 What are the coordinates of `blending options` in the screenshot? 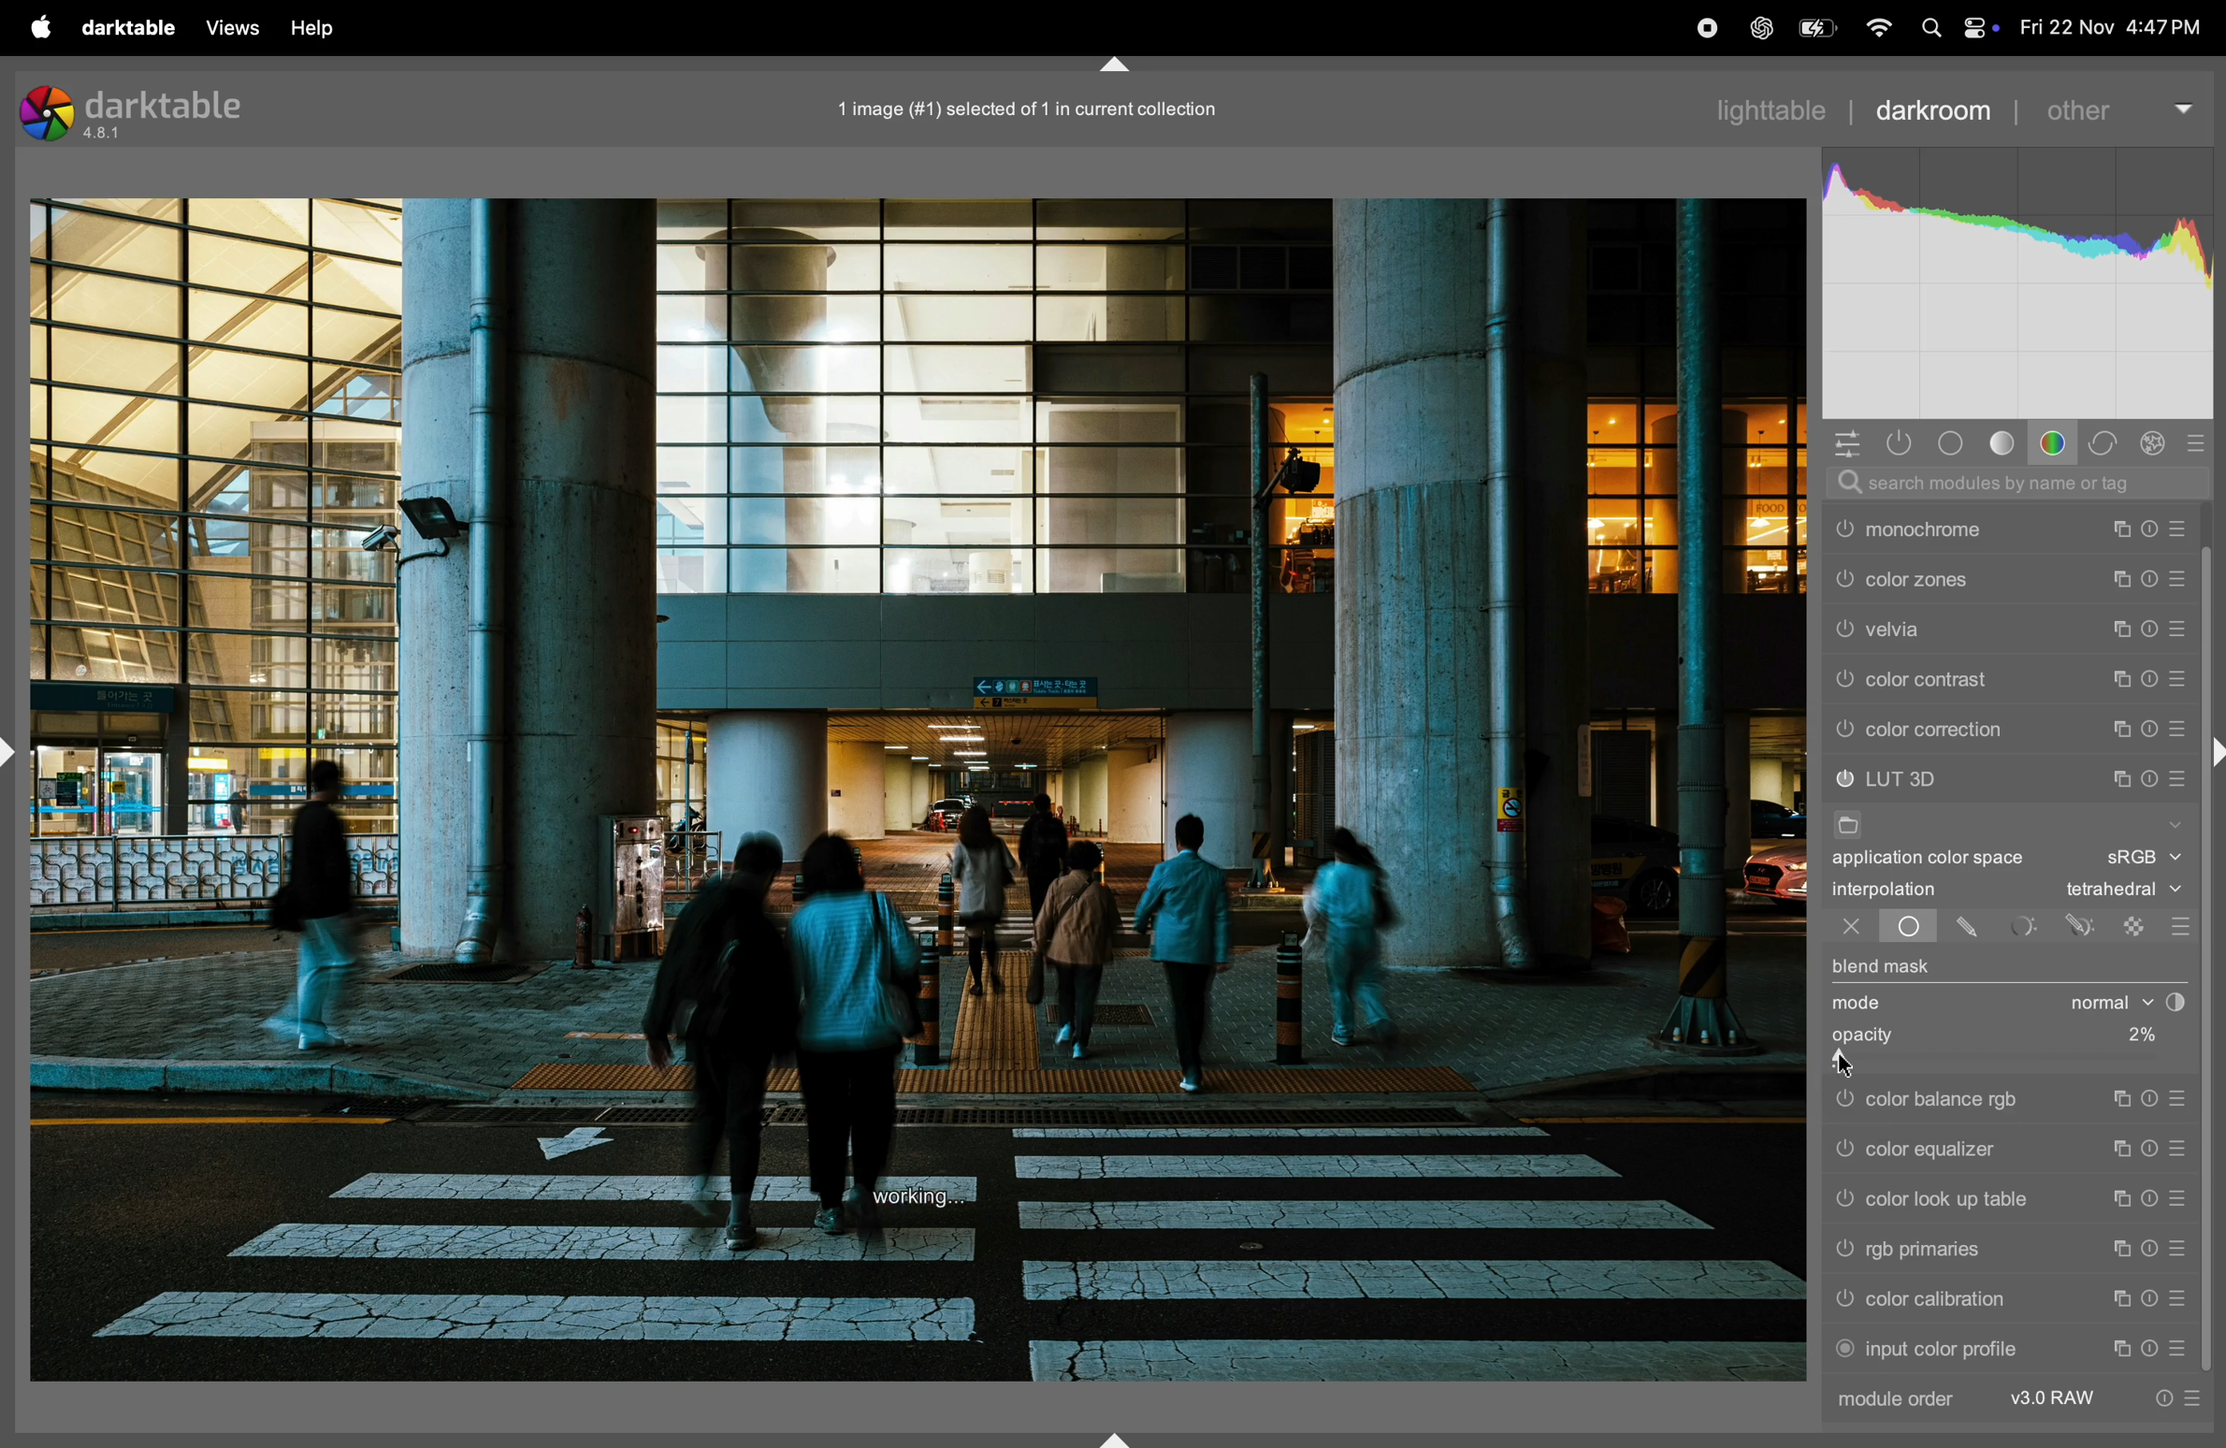 It's located at (2179, 921).